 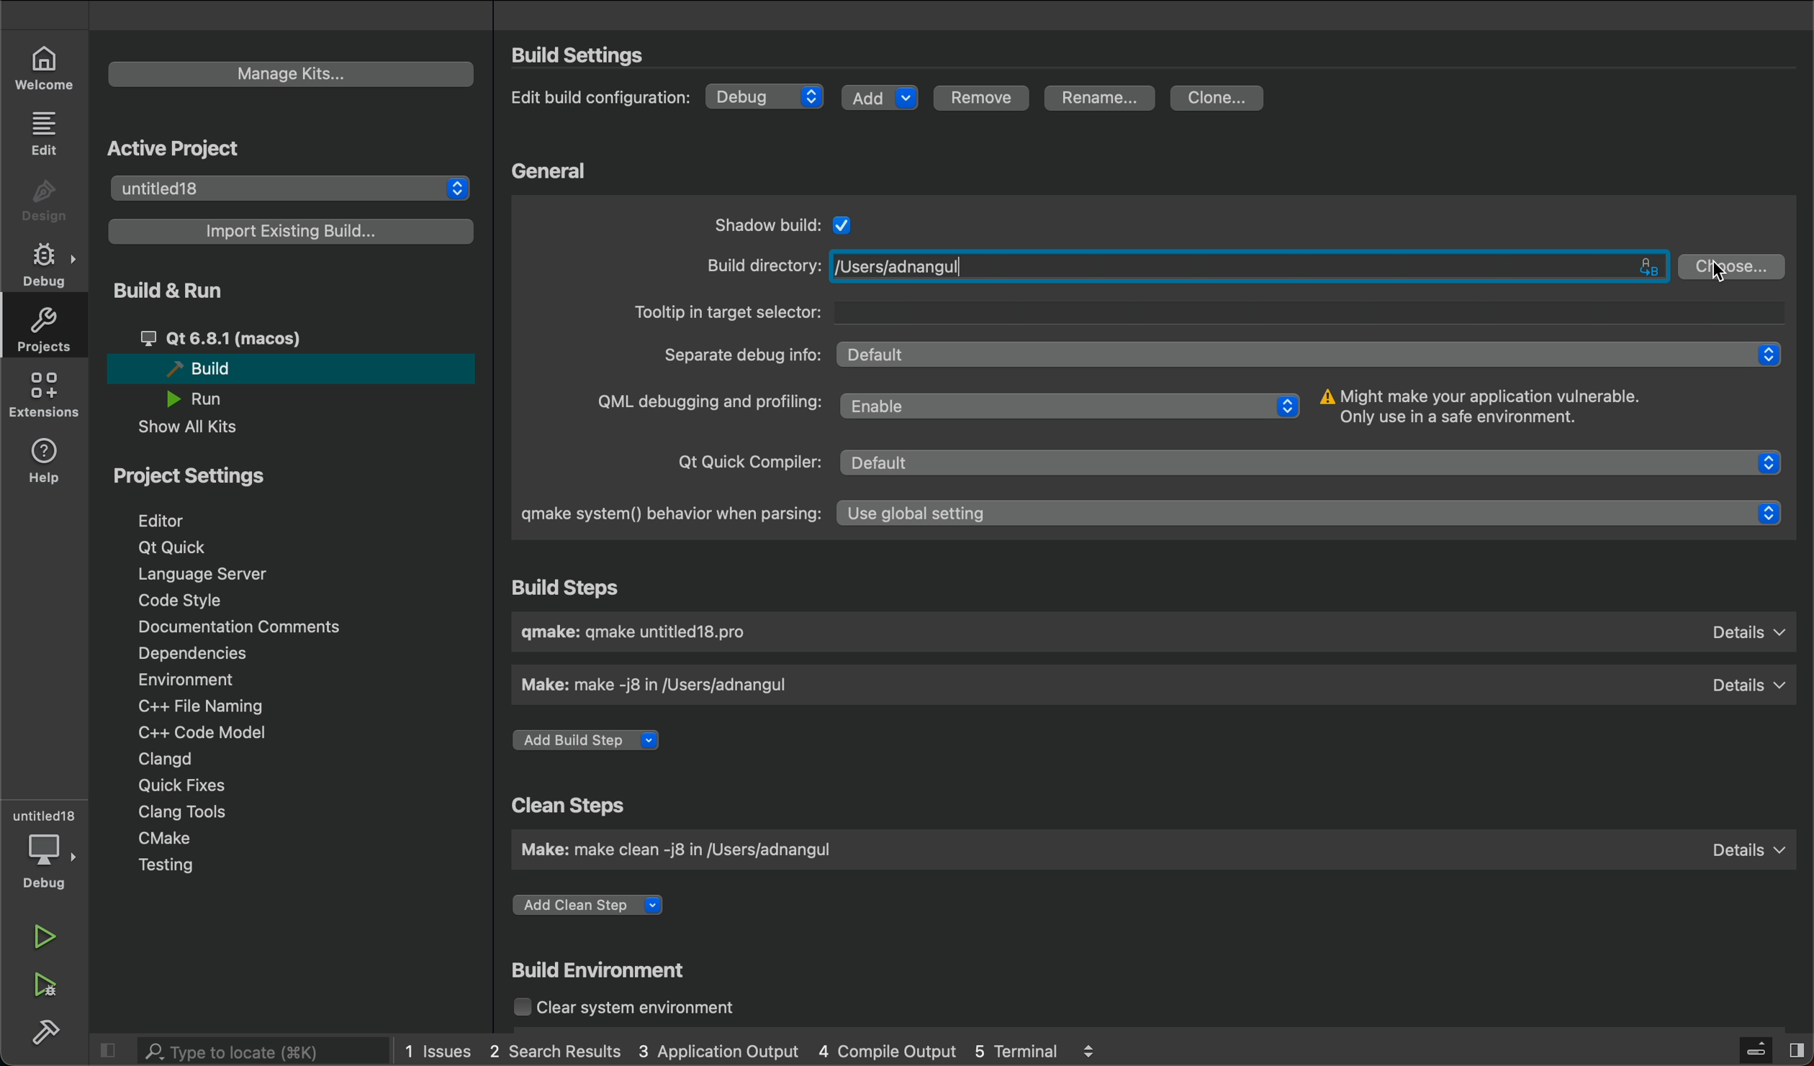 What do you see at coordinates (179, 519) in the screenshot?
I see `editor` at bounding box center [179, 519].